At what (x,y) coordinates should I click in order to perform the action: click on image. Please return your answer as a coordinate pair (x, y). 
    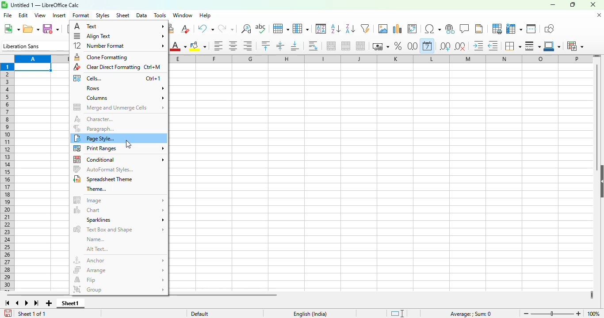
    Looking at the image, I should click on (119, 200).